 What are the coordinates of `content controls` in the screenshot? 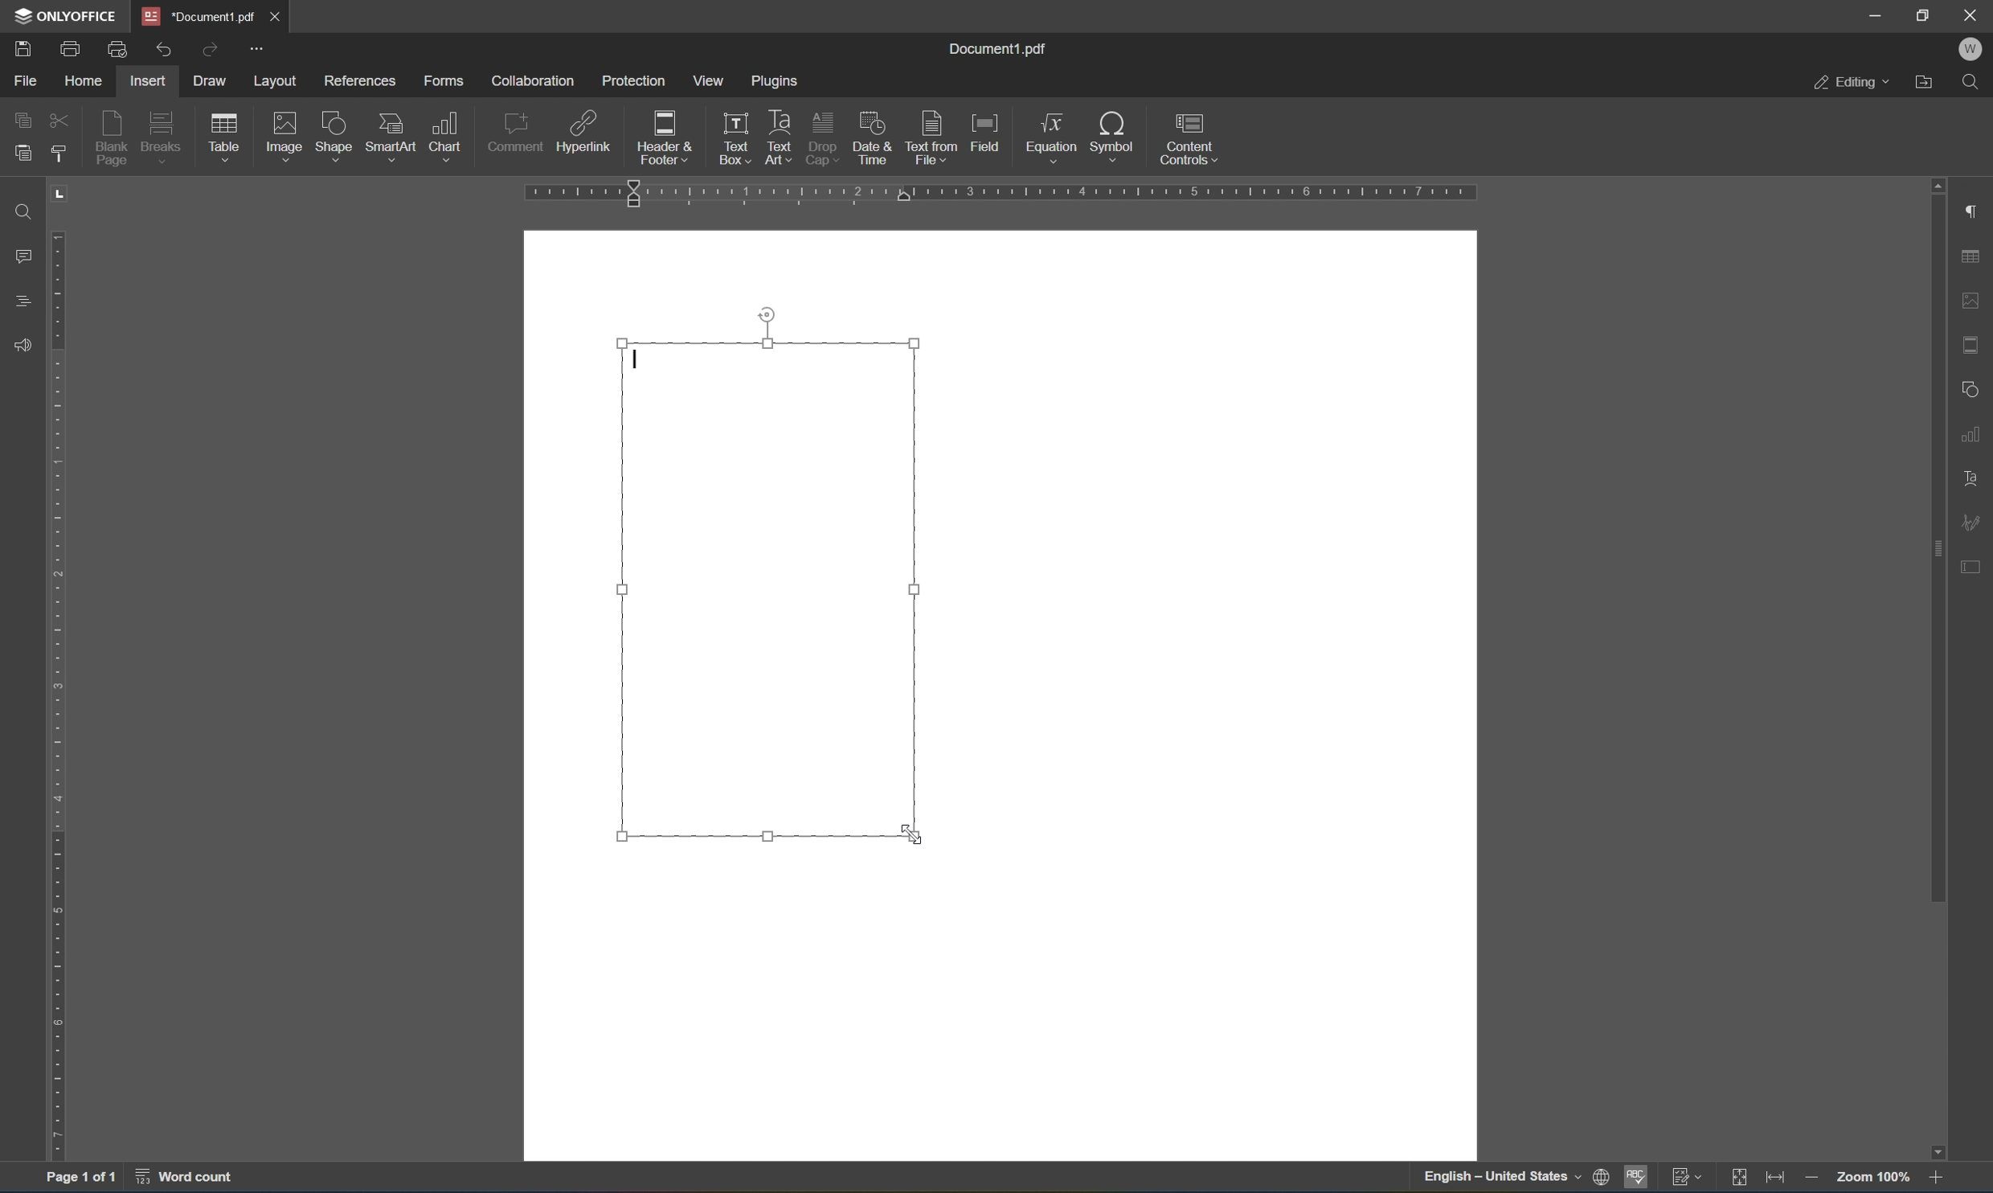 It's located at (1193, 138).